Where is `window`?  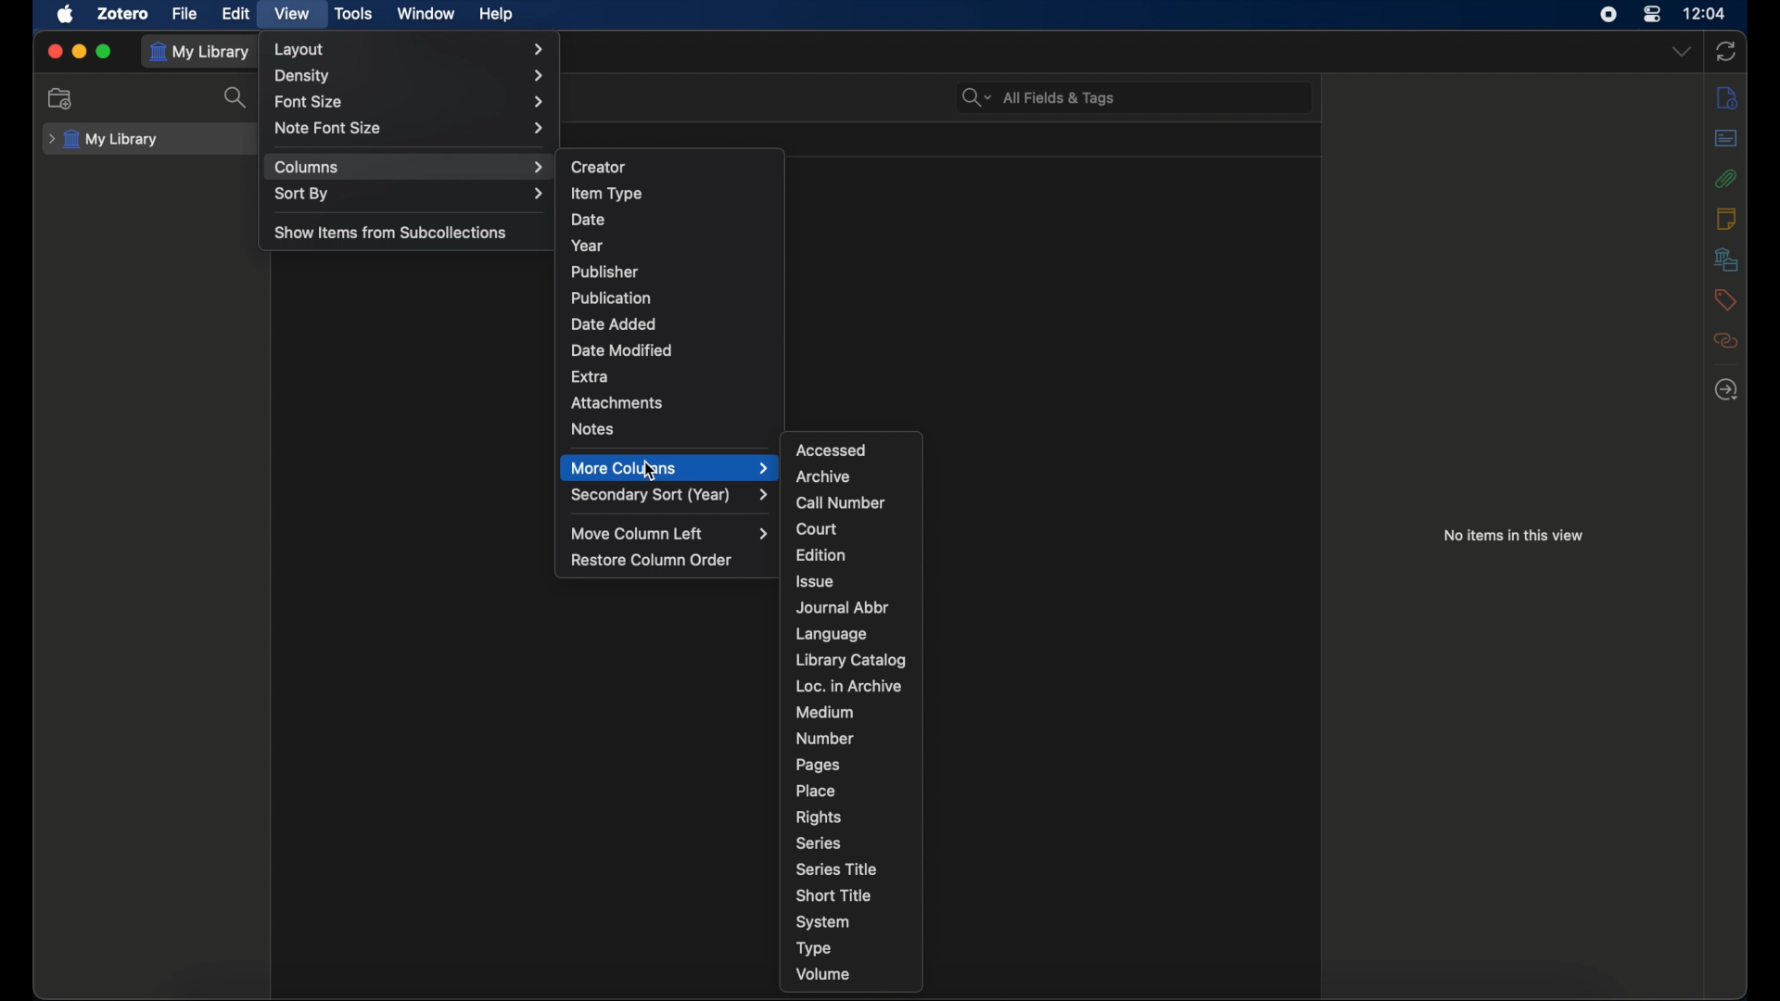 window is located at coordinates (425, 15).